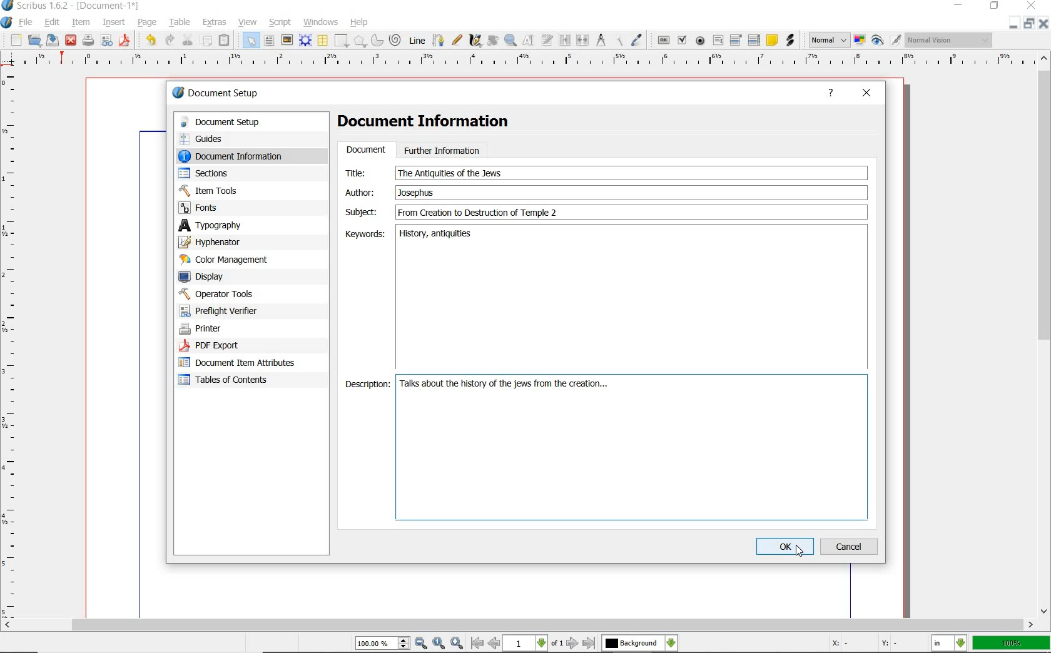  What do you see at coordinates (851, 546) in the screenshot?
I see `cancel` at bounding box center [851, 546].